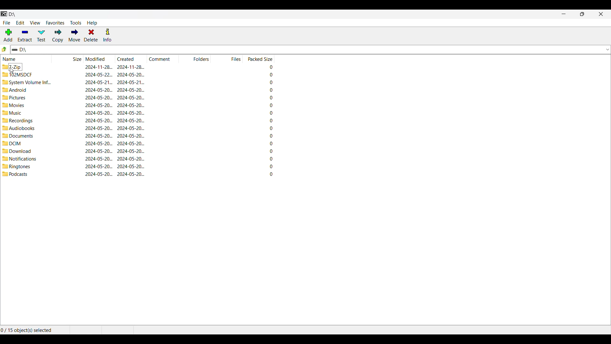 The image size is (611, 344). What do you see at coordinates (130, 97) in the screenshot?
I see `created date & time` at bounding box center [130, 97].